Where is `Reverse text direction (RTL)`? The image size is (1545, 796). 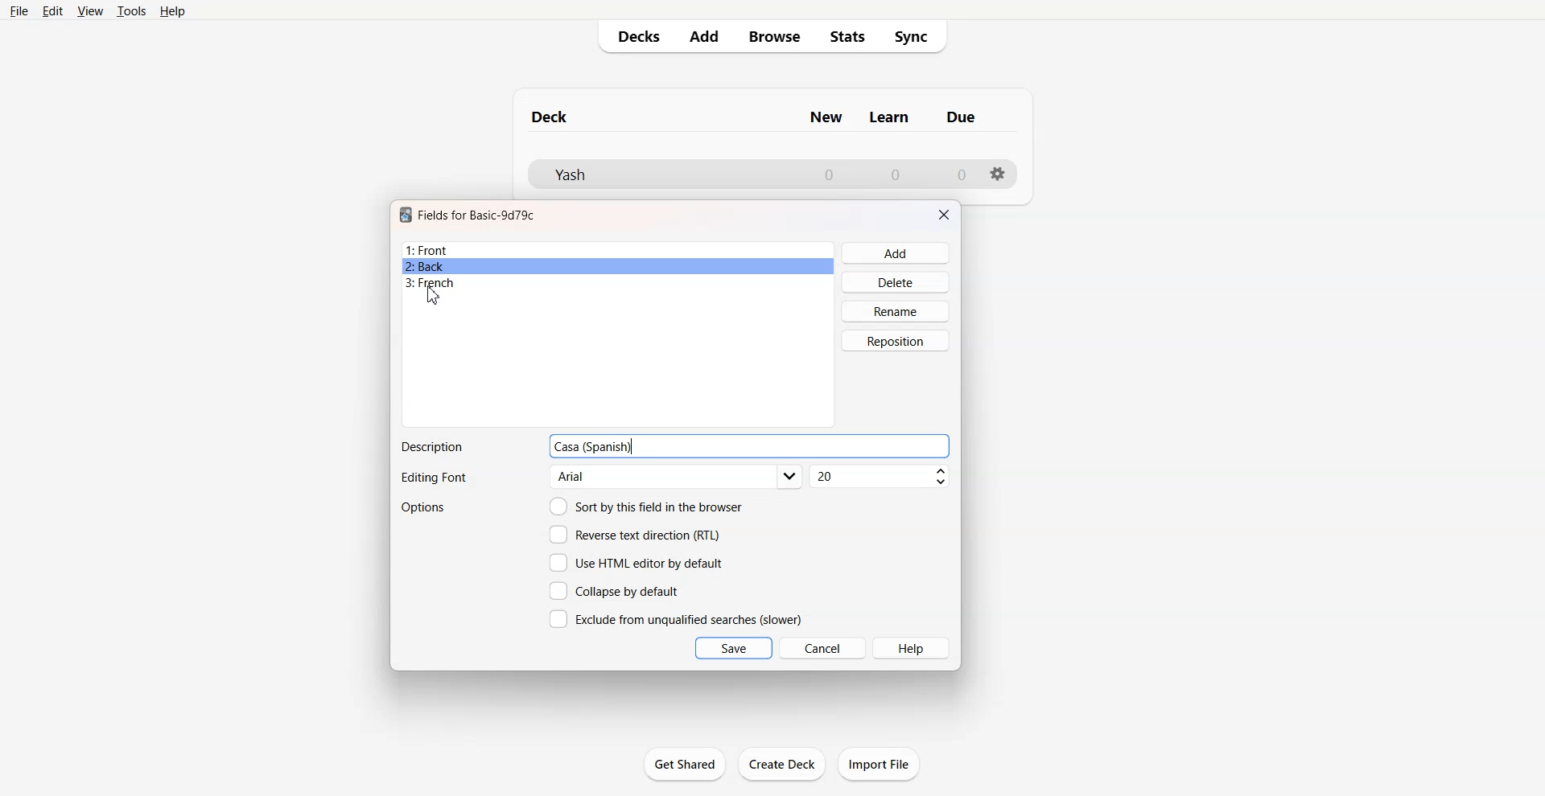
Reverse text direction (RTL) is located at coordinates (635, 535).